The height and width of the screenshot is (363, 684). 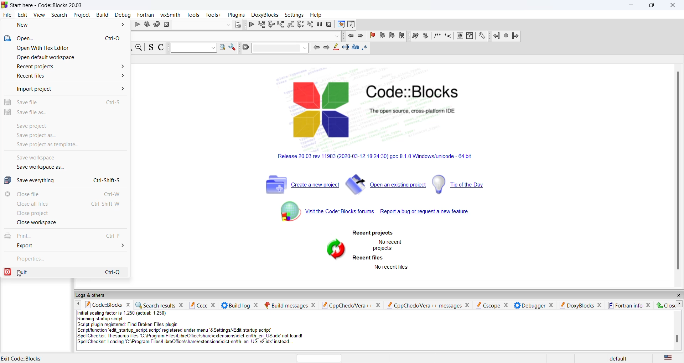 What do you see at coordinates (320, 108) in the screenshot?
I see `code block logo` at bounding box center [320, 108].